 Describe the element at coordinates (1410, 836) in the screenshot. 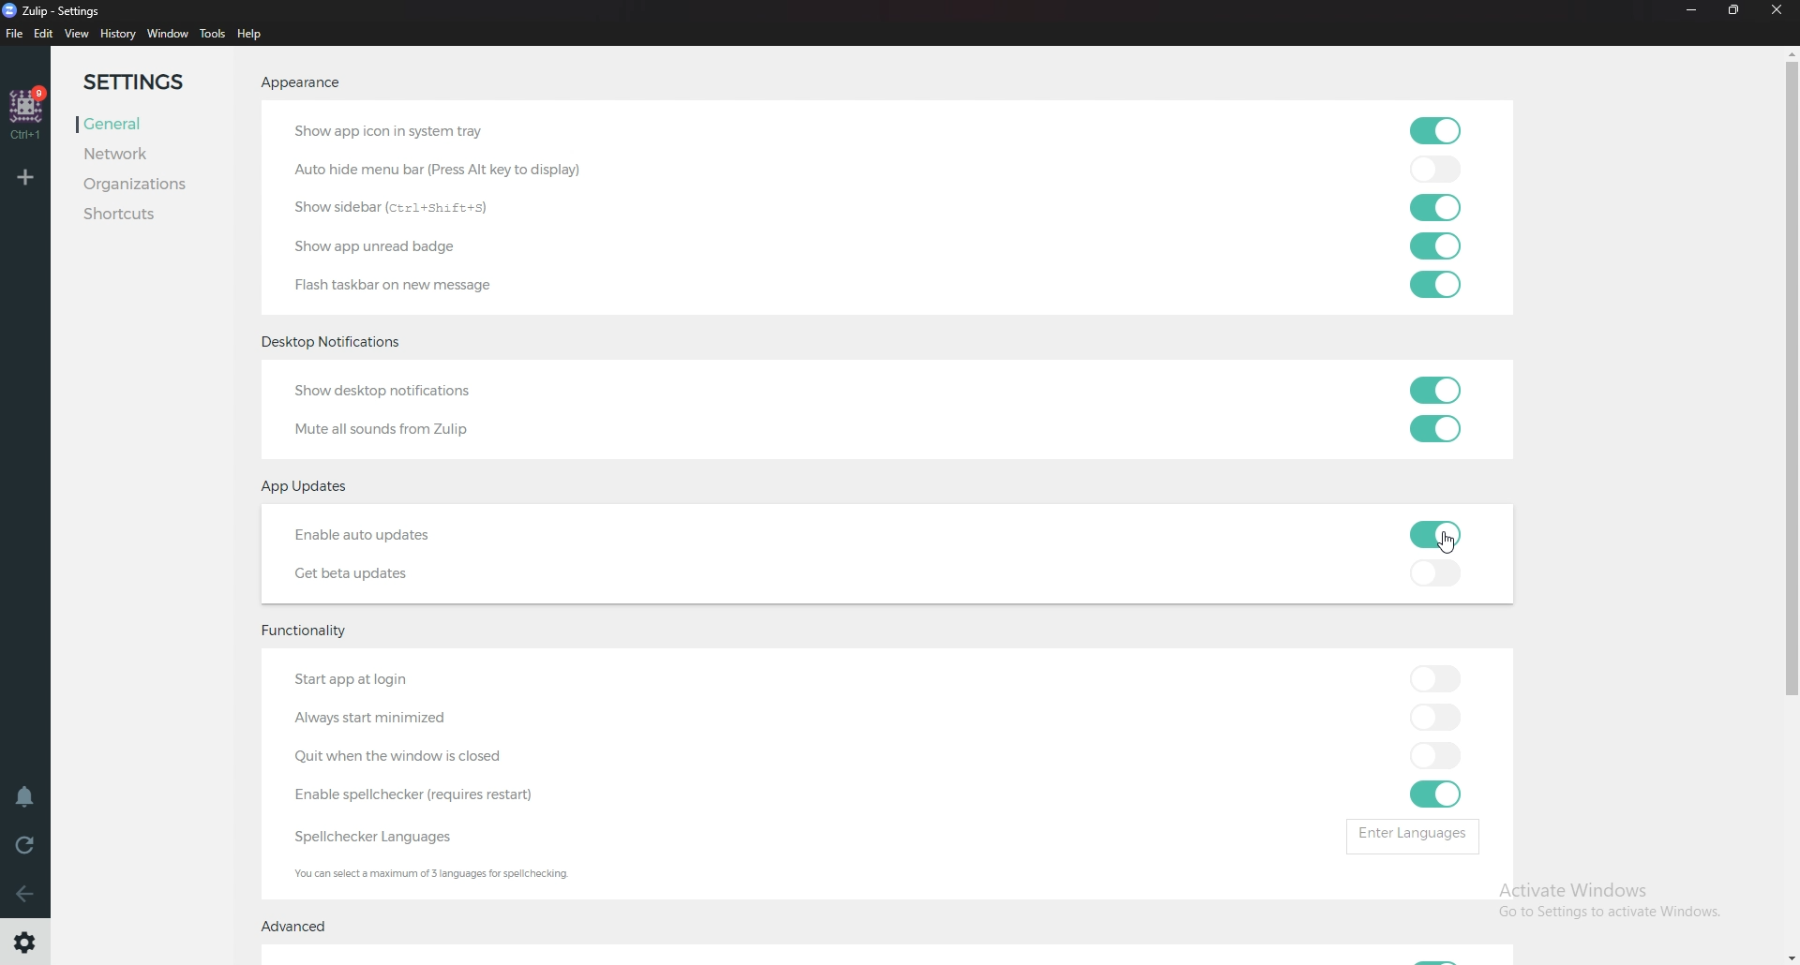

I see `Enter languages` at that location.